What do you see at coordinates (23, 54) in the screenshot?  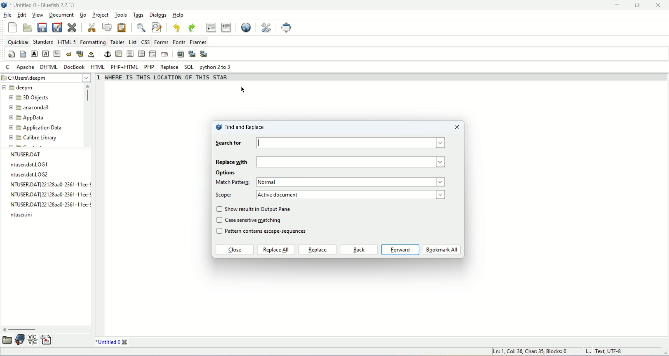 I see `body` at bounding box center [23, 54].